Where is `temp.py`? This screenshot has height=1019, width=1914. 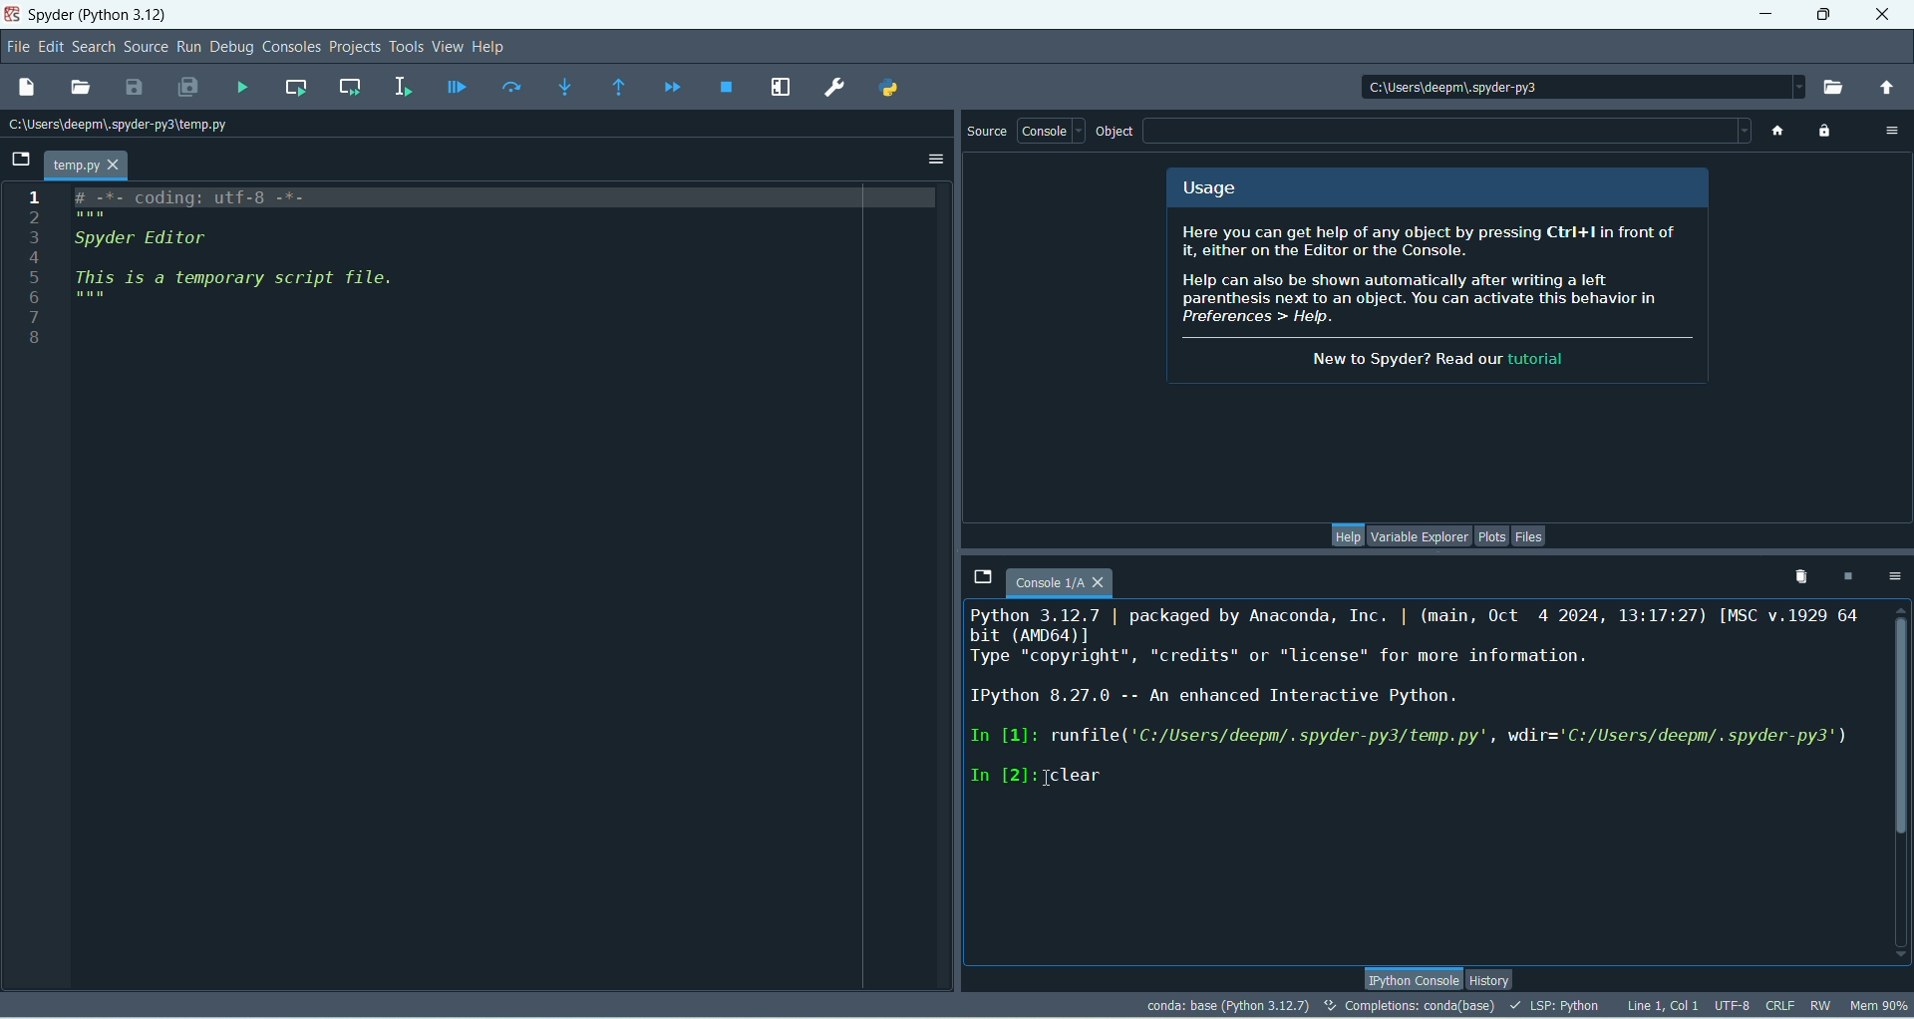
temp.py is located at coordinates (89, 166).